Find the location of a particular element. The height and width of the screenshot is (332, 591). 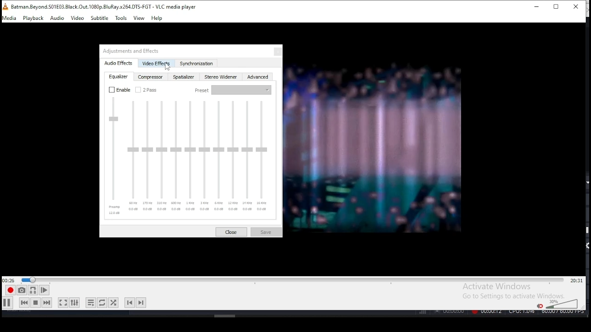

take snapshot is located at coordinates (20, 291).